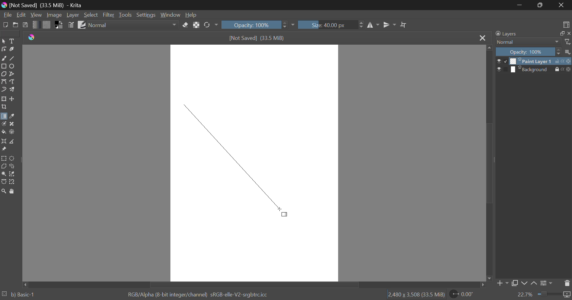 This screenshot has width=572, height=300. I want to click on Bezier Curve Selection, so click(4, 181).